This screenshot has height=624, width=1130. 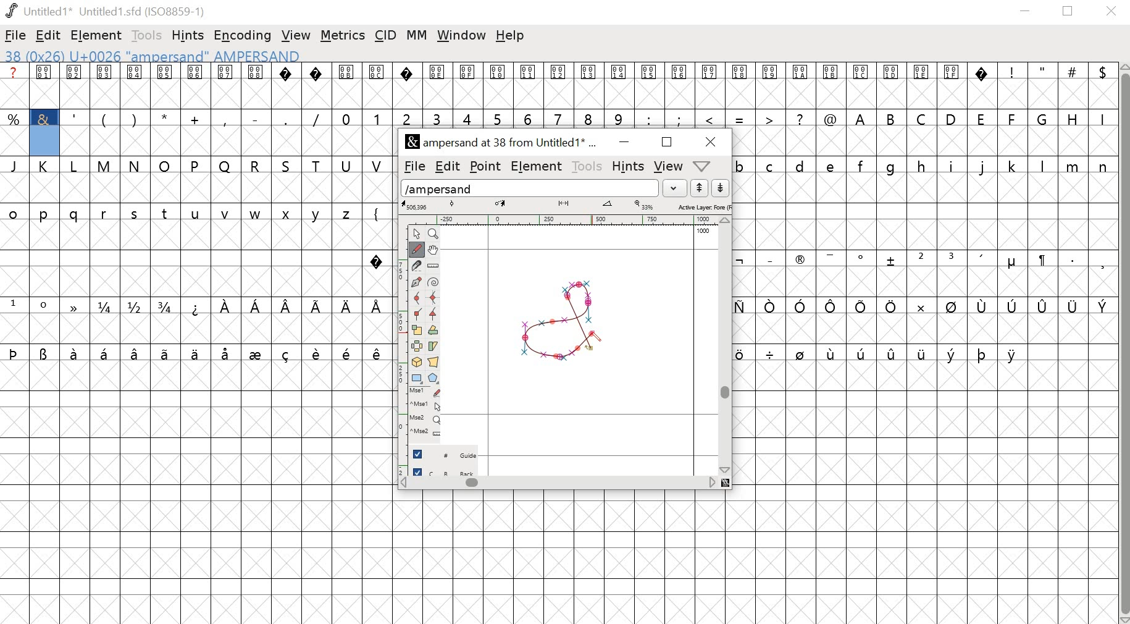 What do you see at coordinates (417, 377) in the screenshot?
I see `rectangle and ellipse` at bounding box center [417, 377].